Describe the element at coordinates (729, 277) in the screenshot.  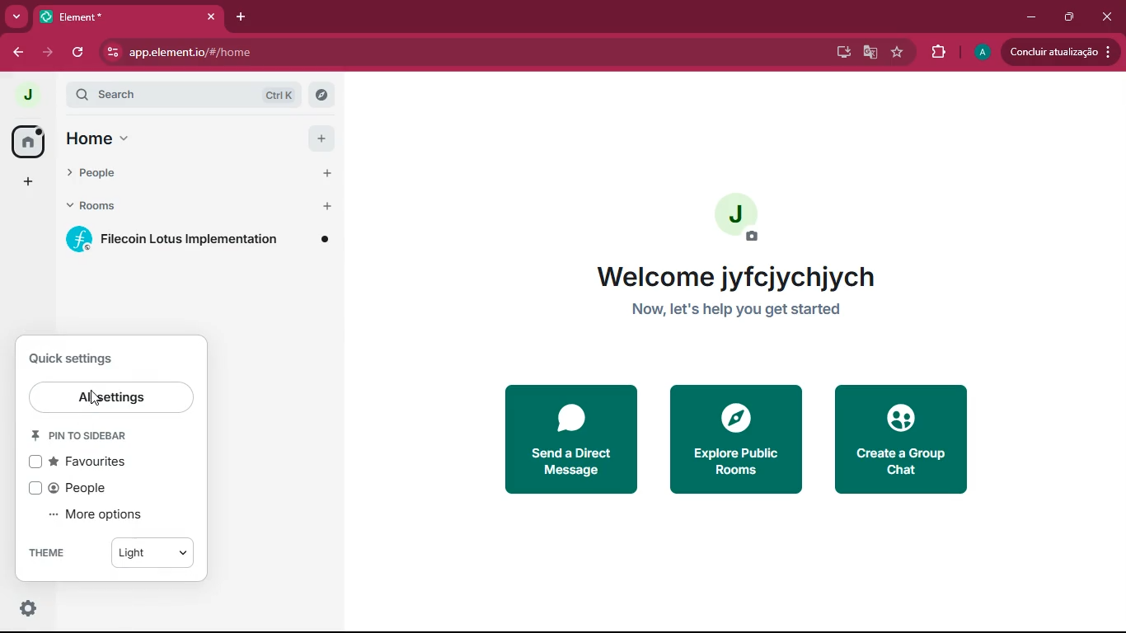
I see `welcome jyfcjychjych` at that location.